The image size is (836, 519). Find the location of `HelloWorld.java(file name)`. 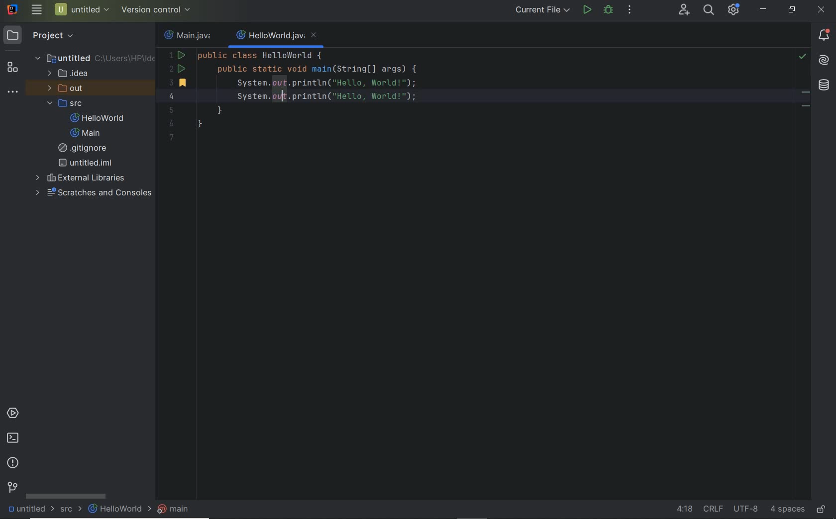

HelloWorld.java(file name) is located at coordinates (277, 36).